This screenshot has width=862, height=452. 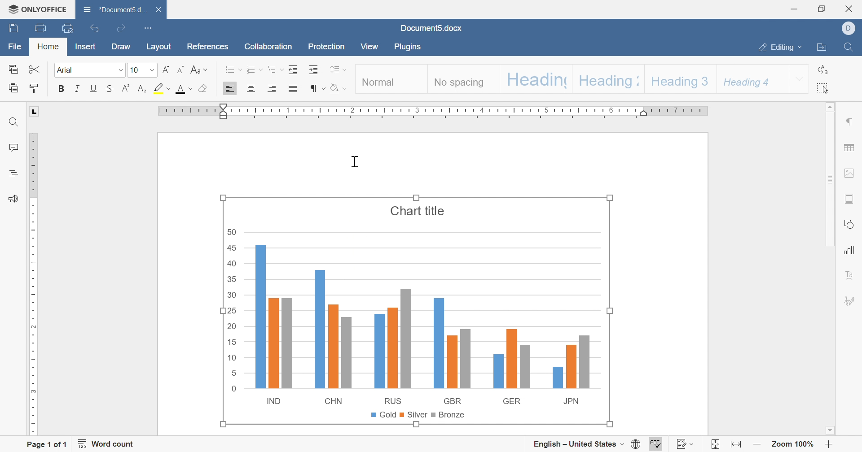 I want to click on table settings, so click(x=849, y=148).